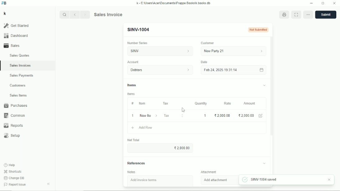 The height and width of the screenshot is (191, 340). Describe the element at coordinates (174, 115) in the screenshot. I see `Tax` at that location.